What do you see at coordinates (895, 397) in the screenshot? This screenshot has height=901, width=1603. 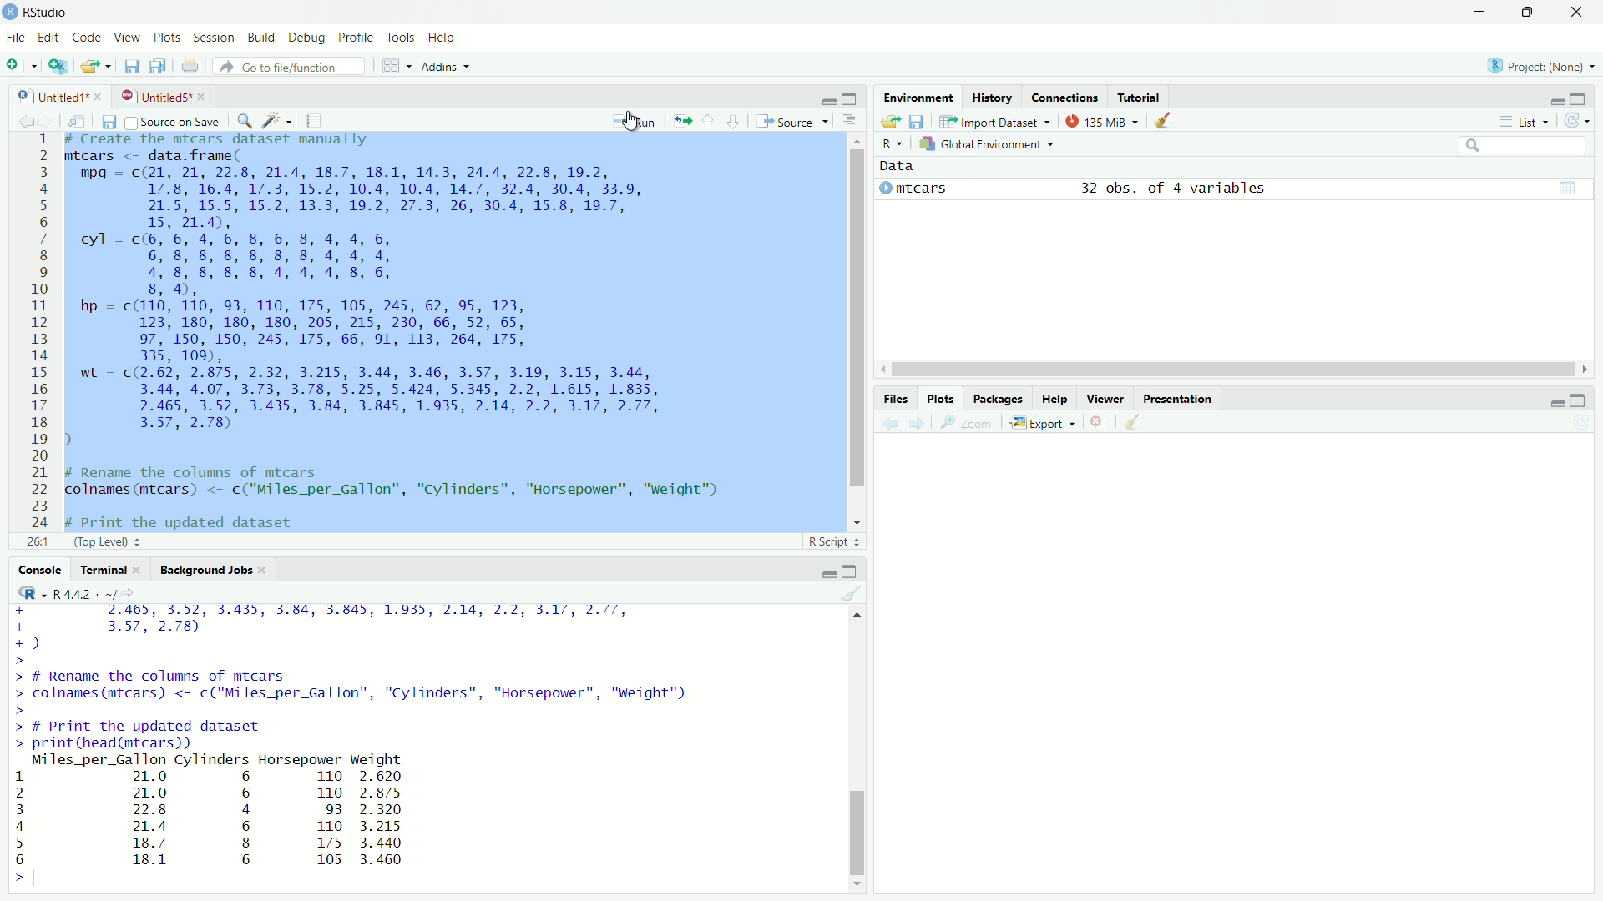 I see `Files` at bounding box center [895, 397].